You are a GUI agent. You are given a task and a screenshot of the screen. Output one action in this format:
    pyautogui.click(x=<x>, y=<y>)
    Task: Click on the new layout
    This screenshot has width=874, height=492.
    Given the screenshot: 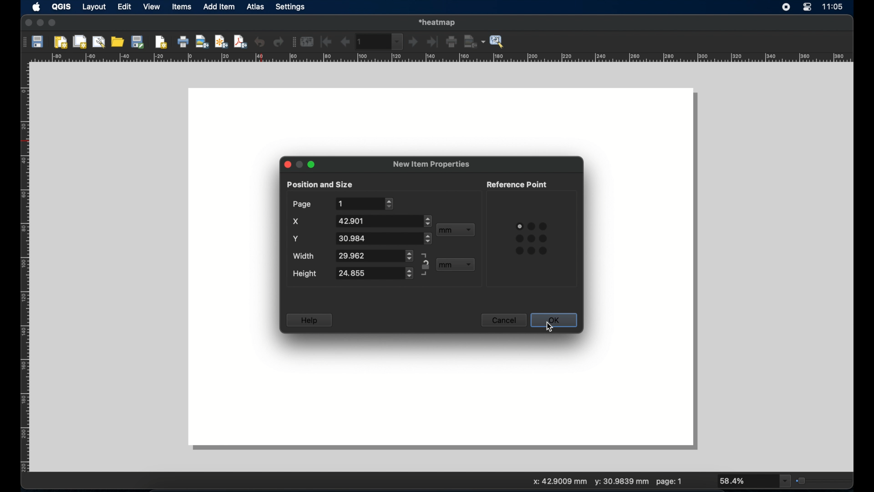 What is the action you would take?
    pyautogui.click(x=61, y=42)
    